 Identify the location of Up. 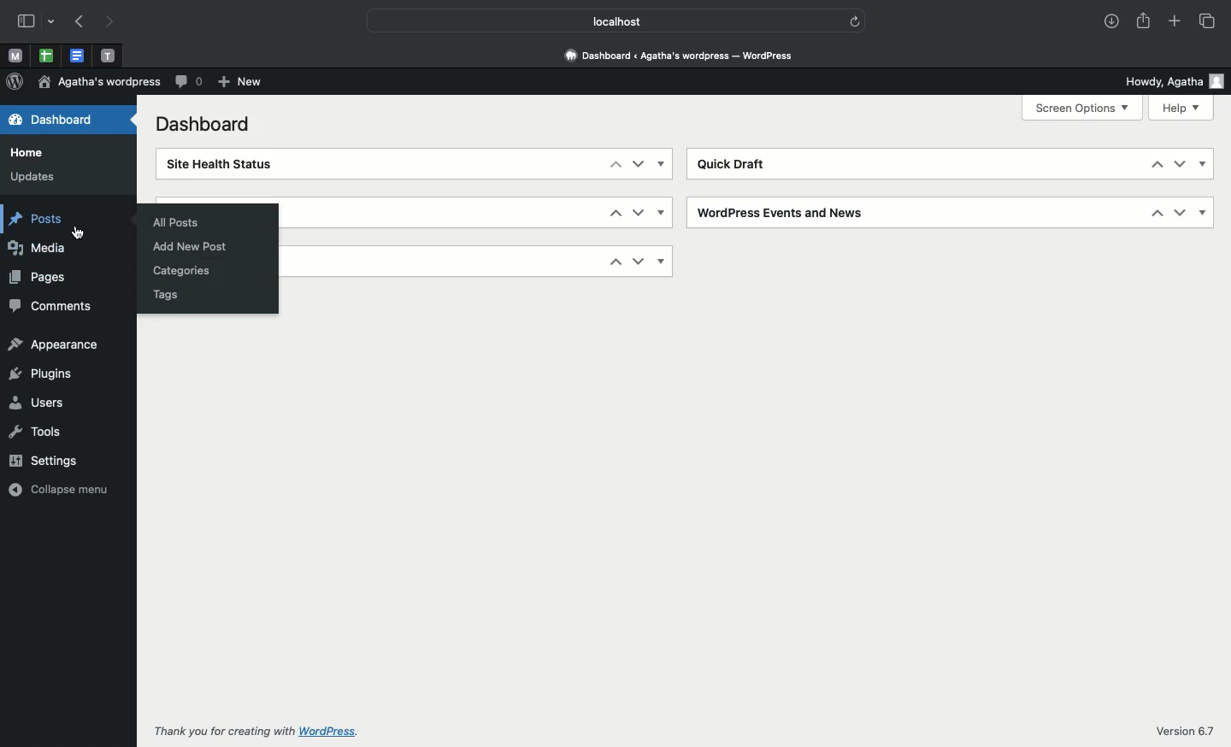
(615, 162).